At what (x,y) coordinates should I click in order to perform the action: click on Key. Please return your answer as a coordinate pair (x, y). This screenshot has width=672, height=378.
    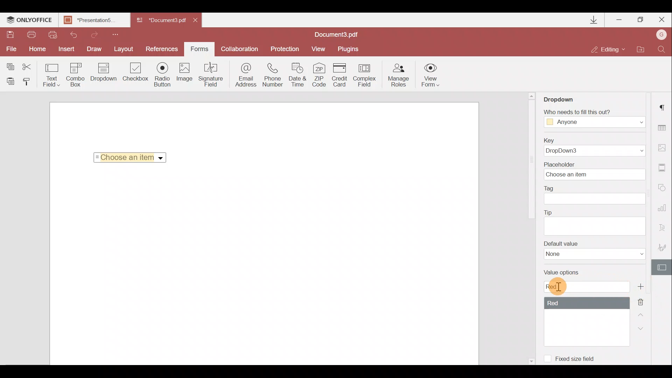
    Looking at the image, I should click on (596, 146).